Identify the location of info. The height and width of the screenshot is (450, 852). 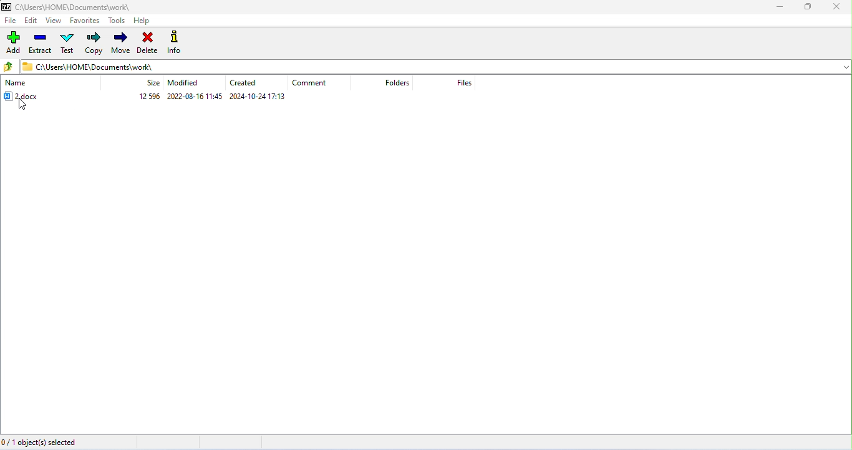
(175, 42).